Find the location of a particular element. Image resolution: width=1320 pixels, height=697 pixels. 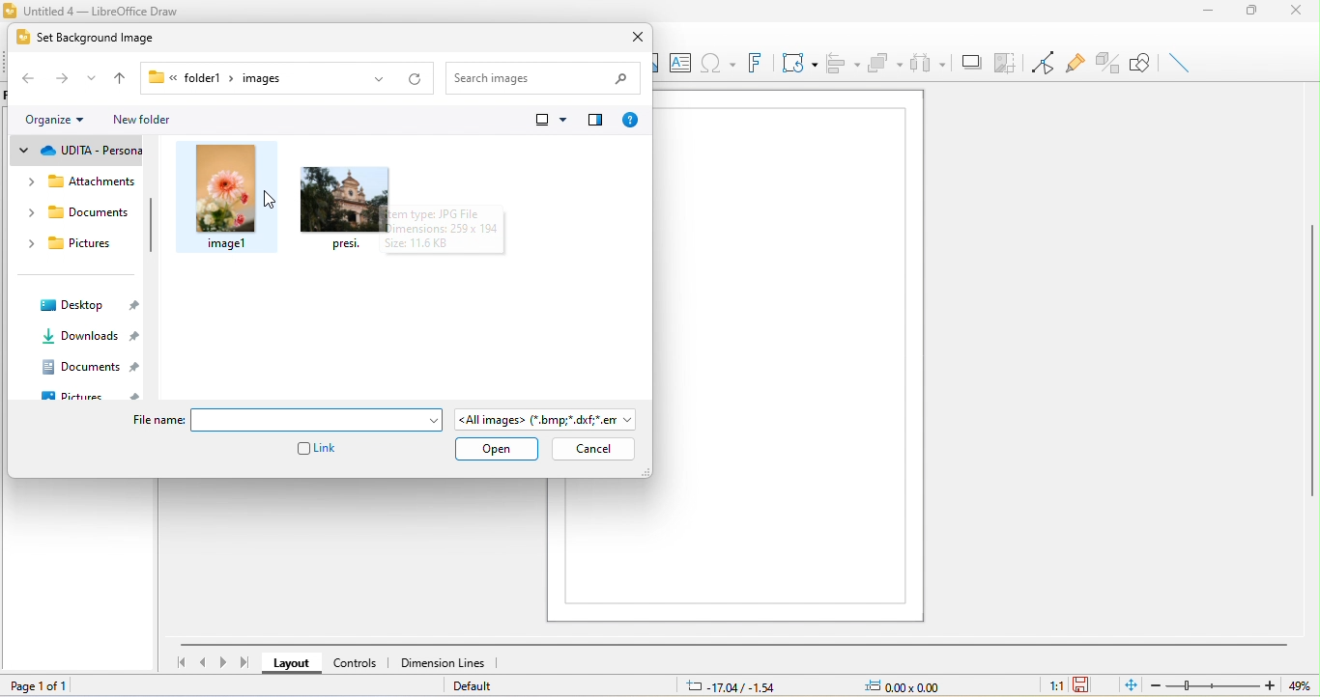

up to is located at coordinates (119, 80).